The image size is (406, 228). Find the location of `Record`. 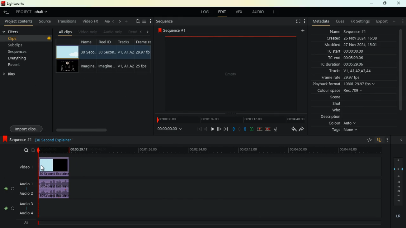

Record is located at coordinates (49, 38).